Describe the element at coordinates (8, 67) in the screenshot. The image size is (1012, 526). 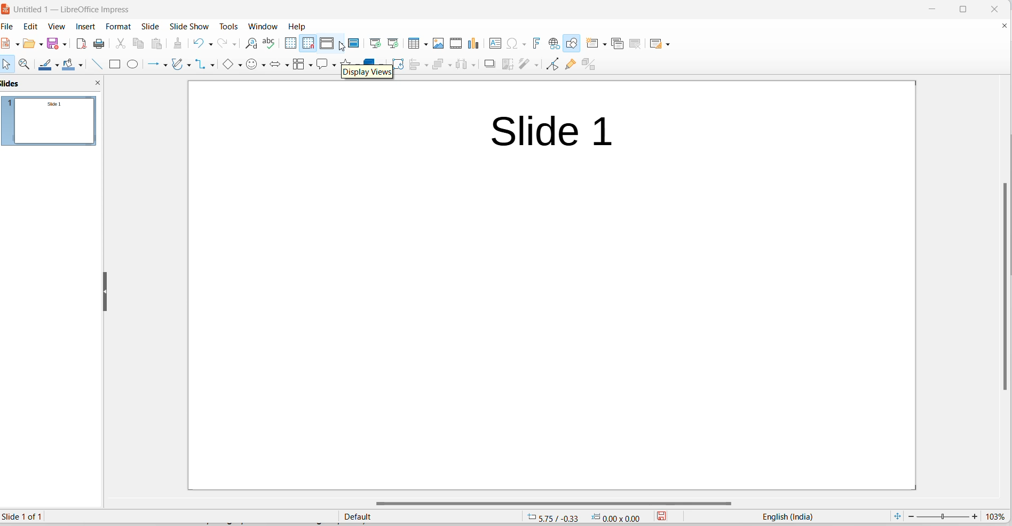
I see `select` at that location.